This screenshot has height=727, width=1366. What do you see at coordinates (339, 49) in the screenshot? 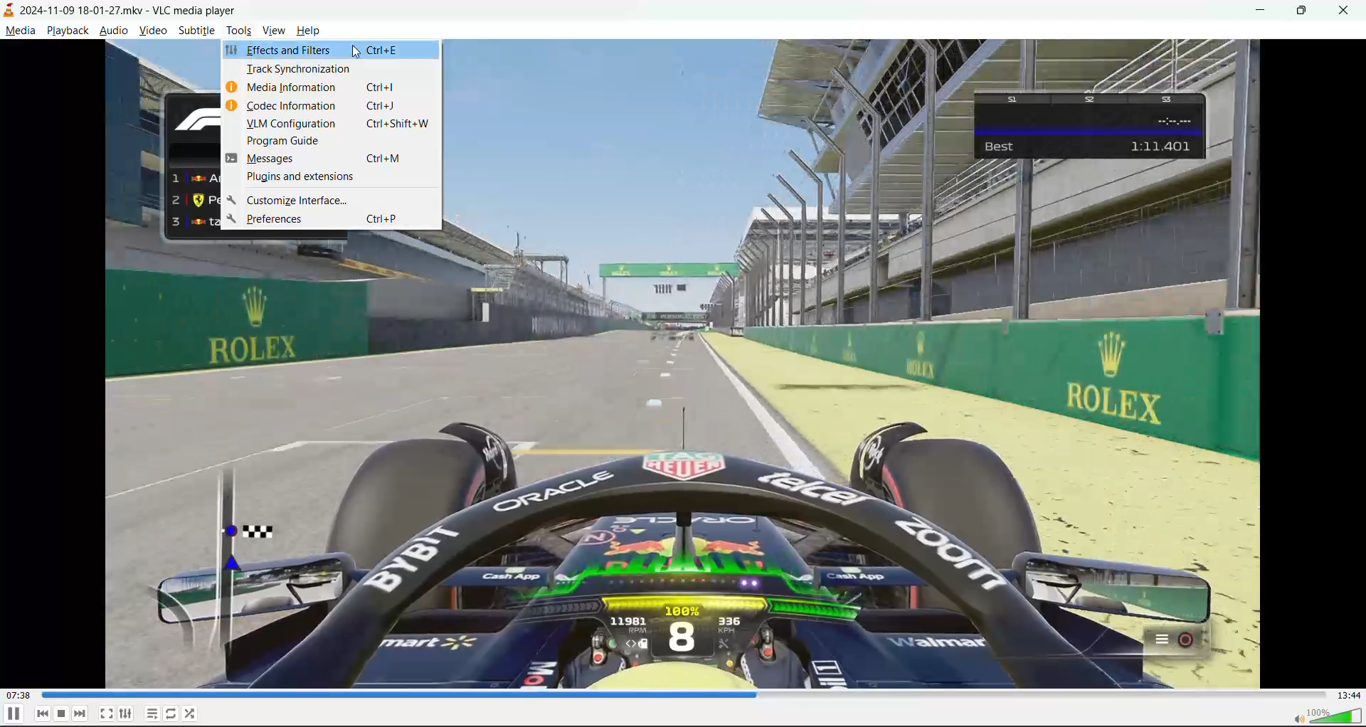
I see `effects and filters` at bounding box center [339, 49].